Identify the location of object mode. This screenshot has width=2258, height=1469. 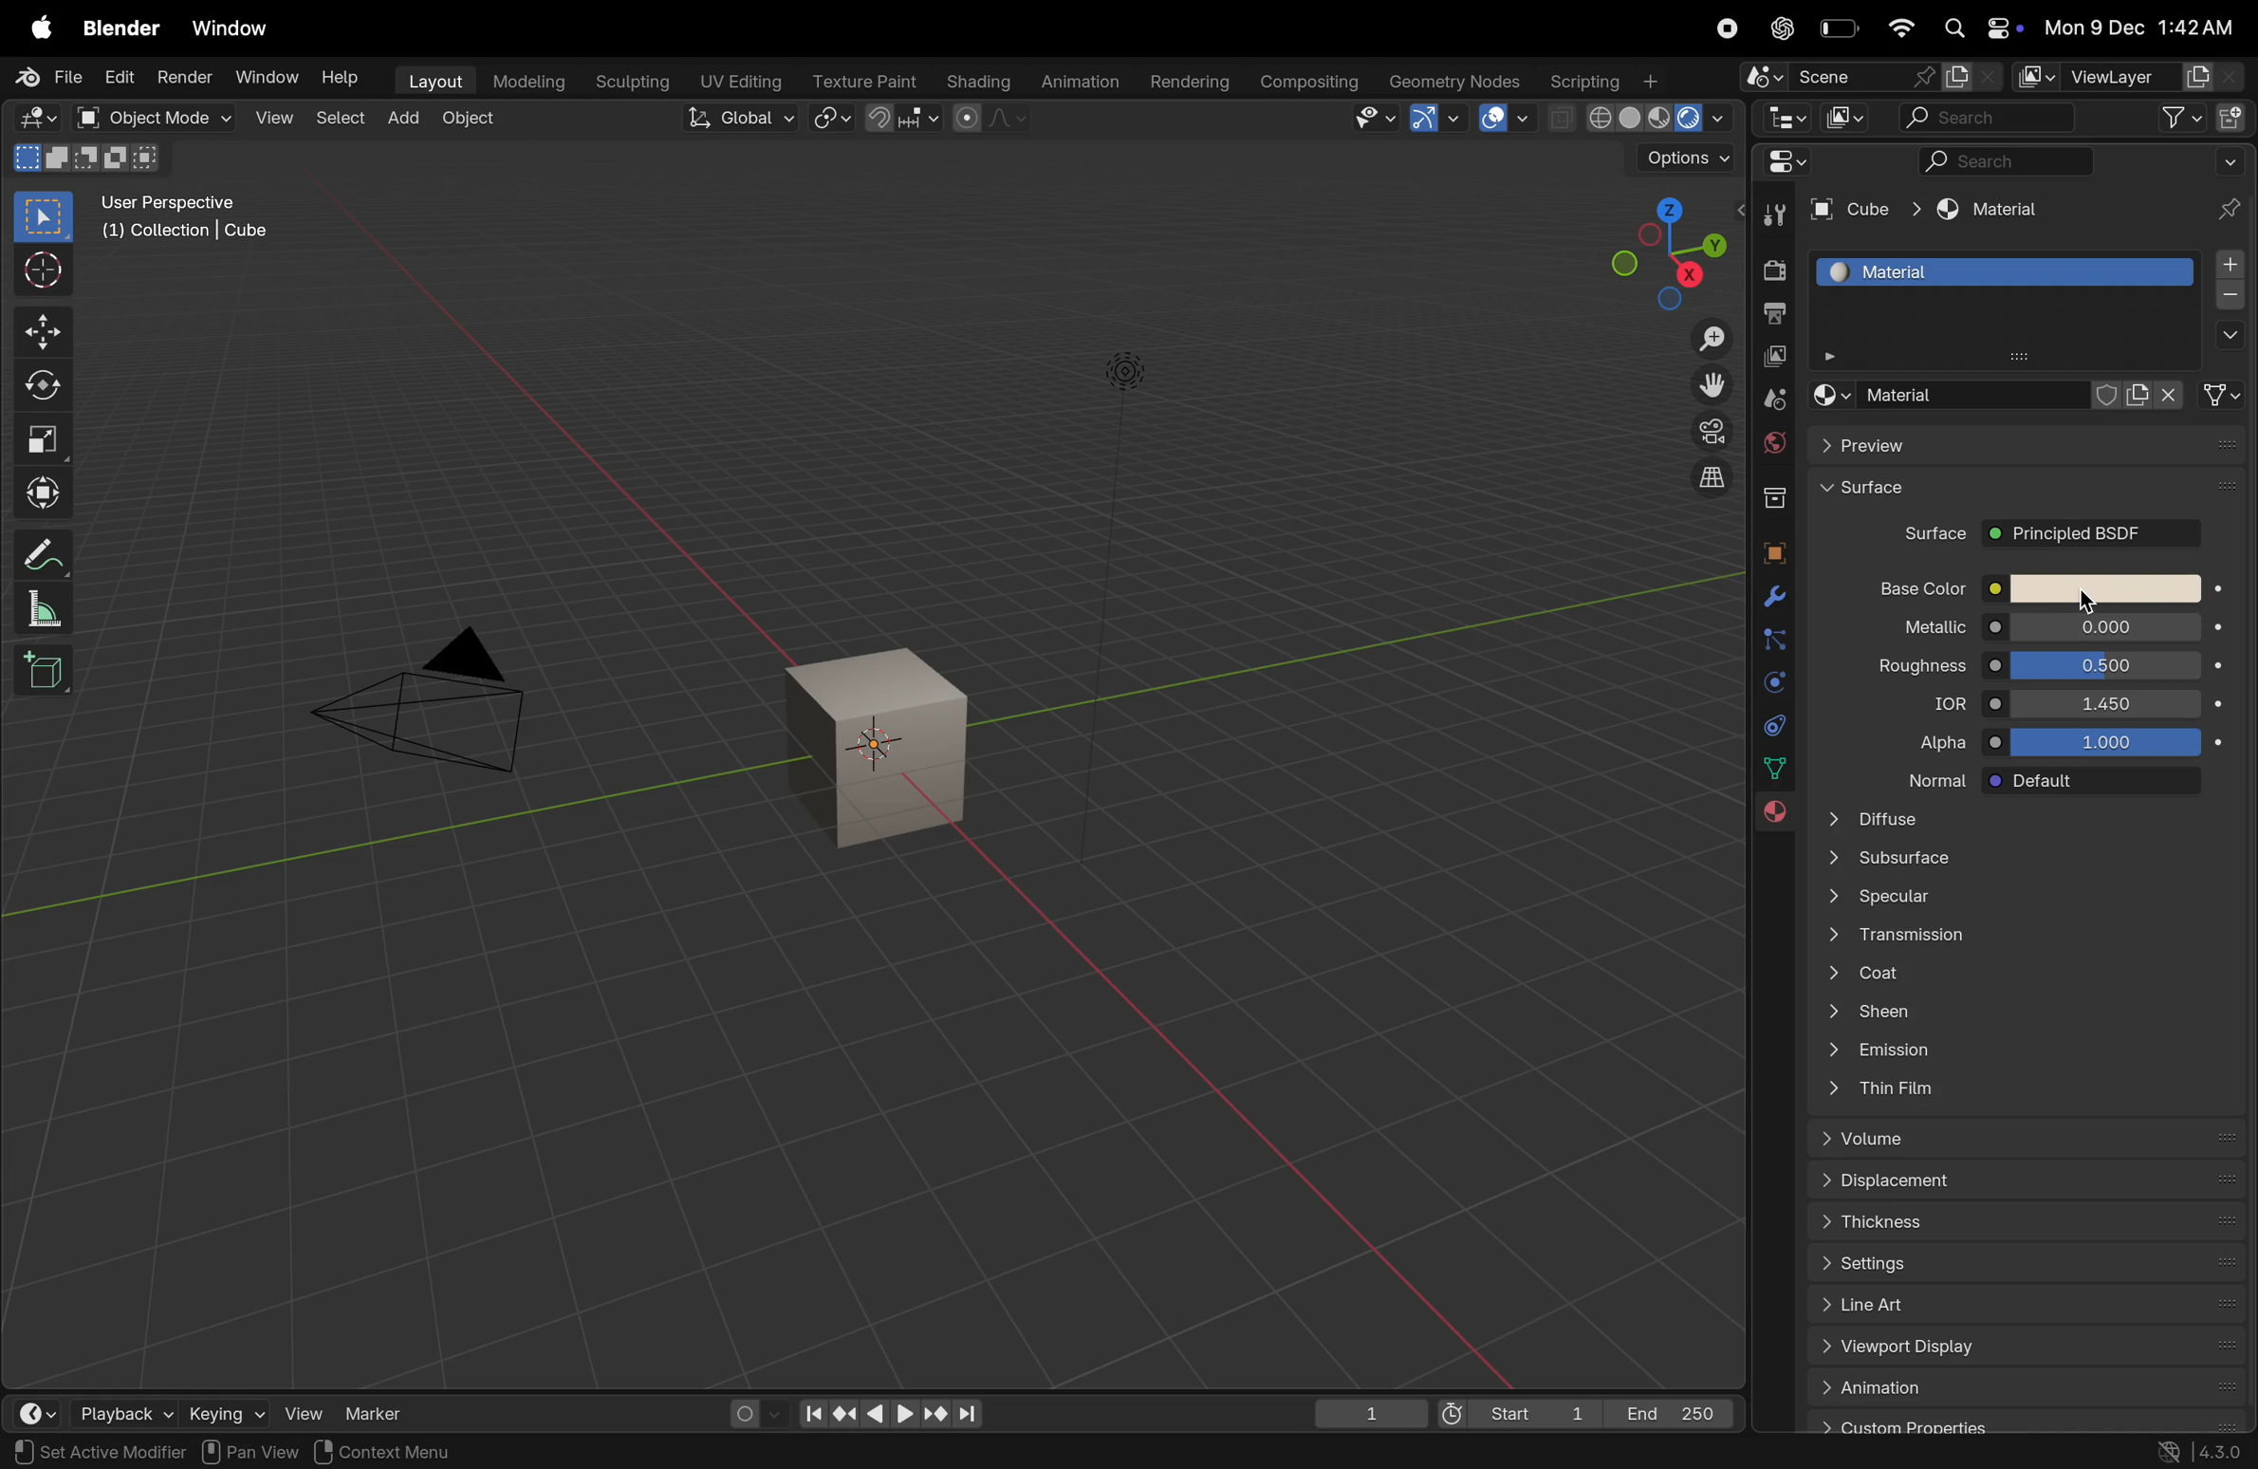
(150, 118).